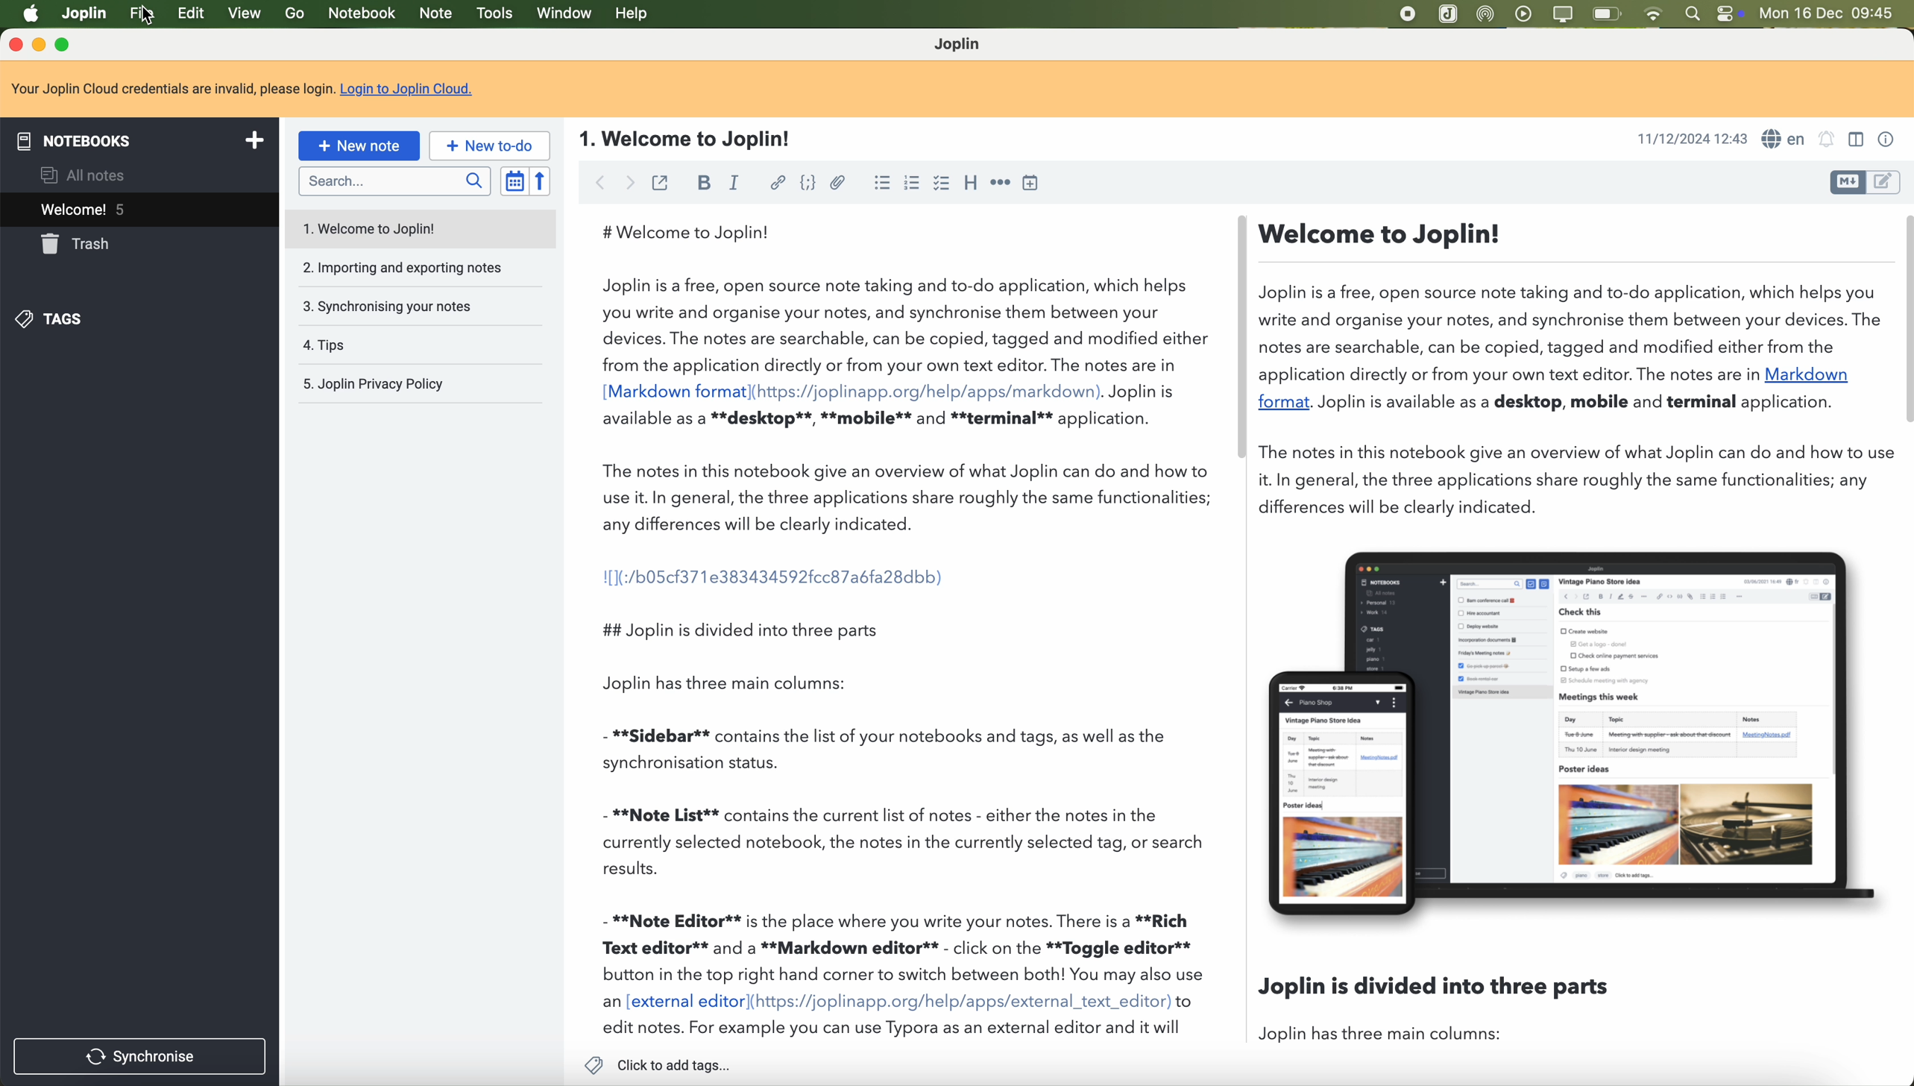 This screenshot has height=1086, width=1914. What do you see at coordinates (438, 15) in the screenshot?
I see `note` at bounding box center [438, 15].